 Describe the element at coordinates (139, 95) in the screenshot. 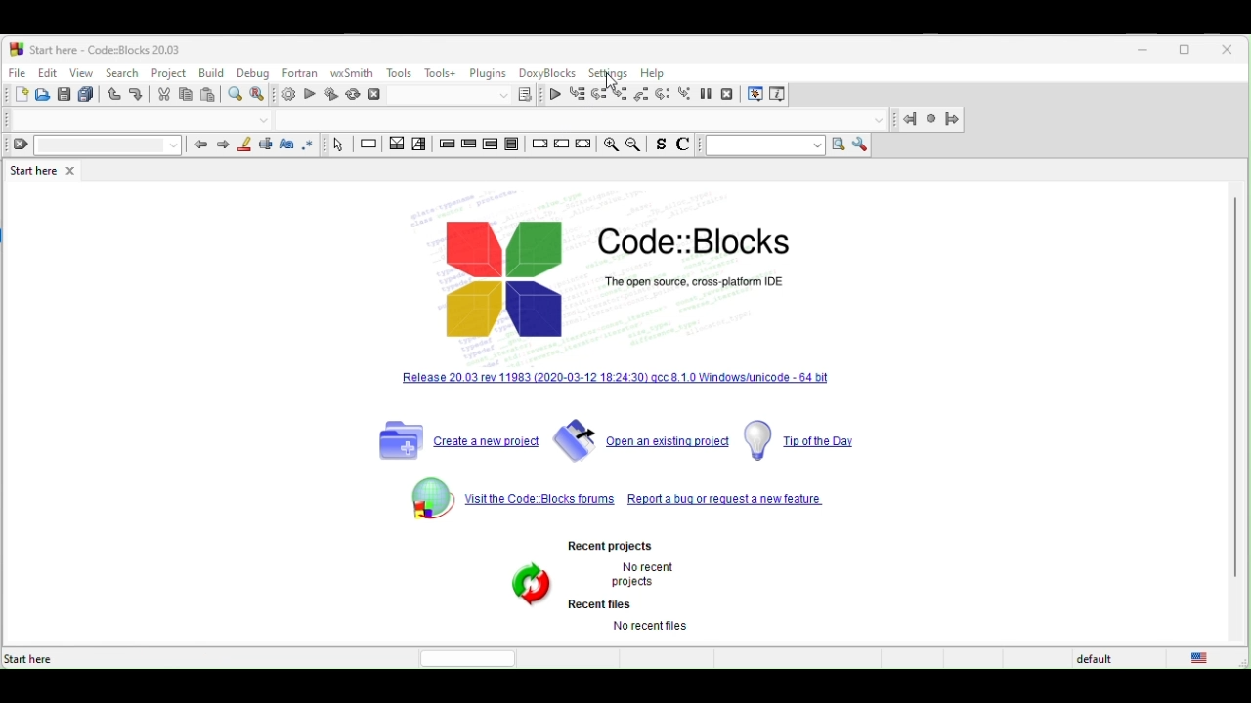

I see `redo` at that location.